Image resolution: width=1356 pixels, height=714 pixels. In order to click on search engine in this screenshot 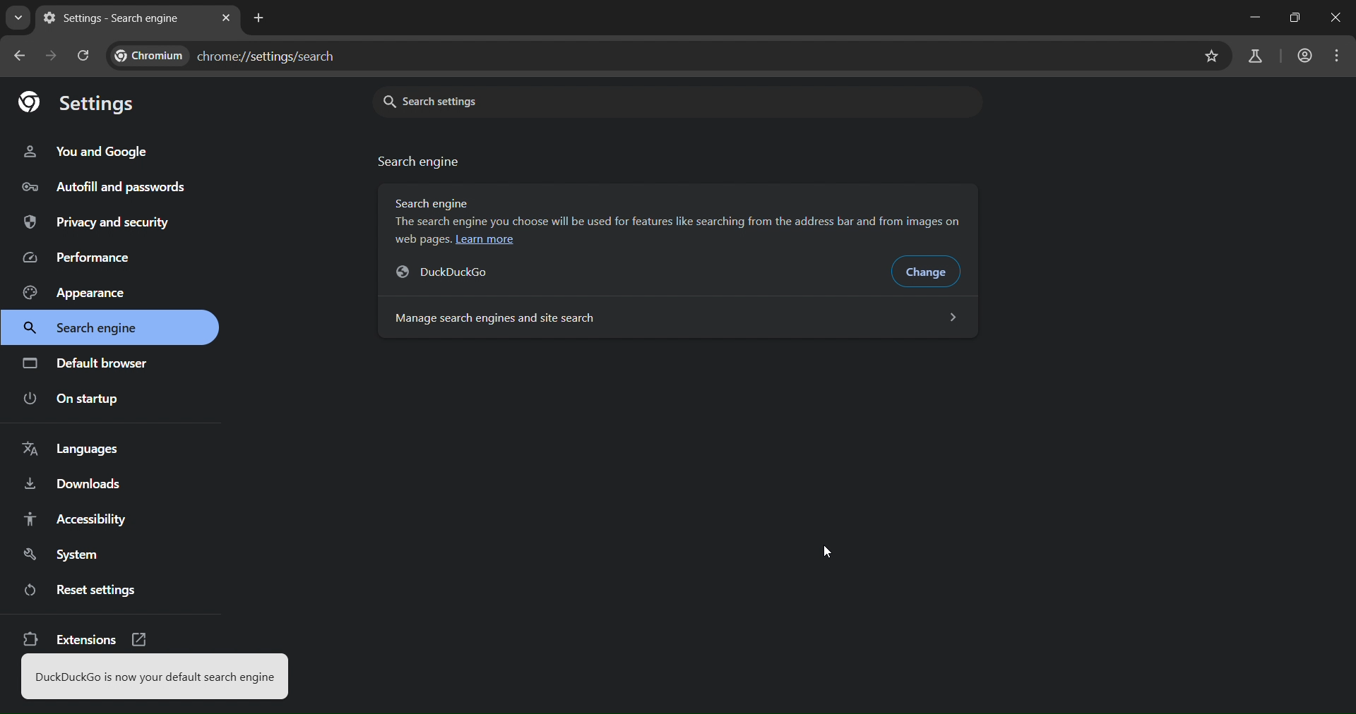, I will do `click(88, 329)`.